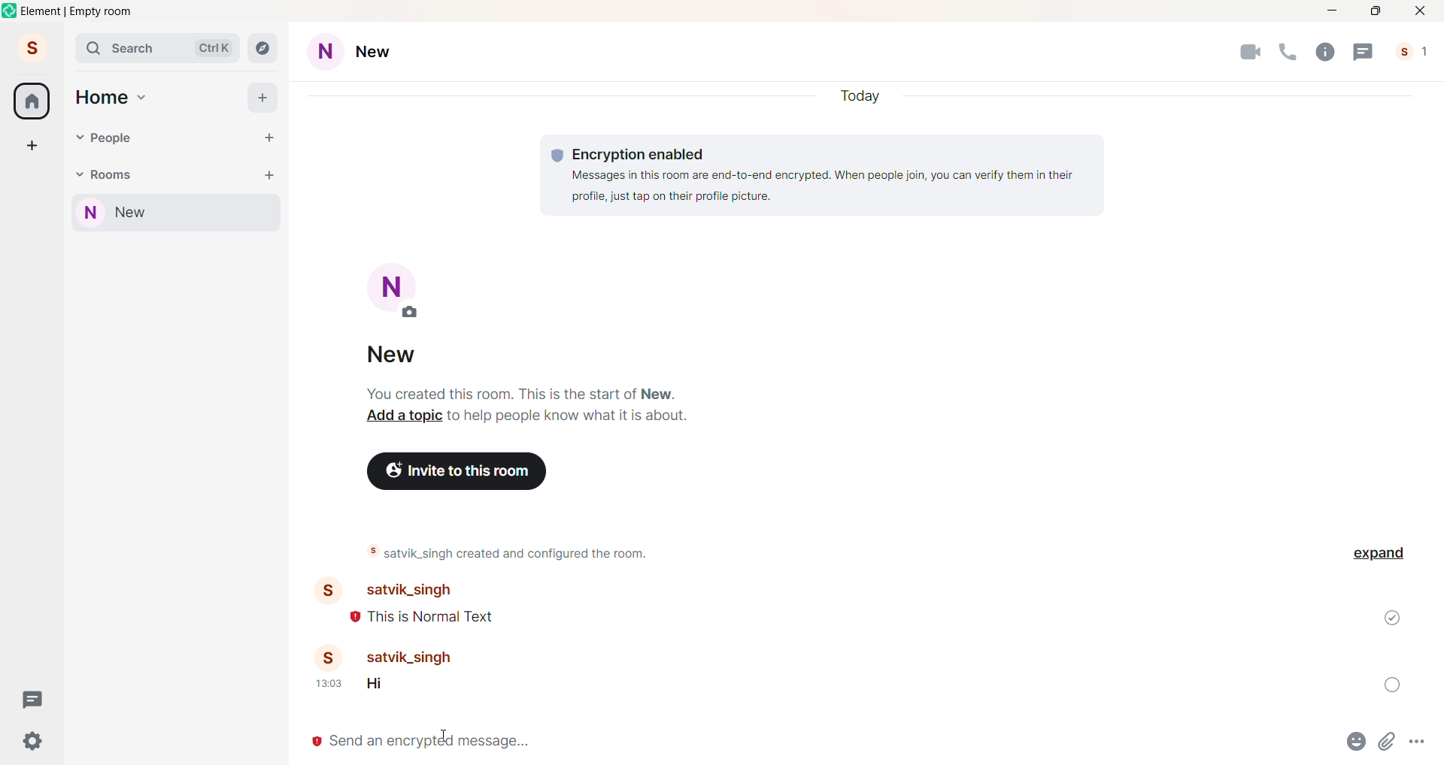 This screenshot has width=1444, height=765. I want to click on Close, so click(1421, 11).